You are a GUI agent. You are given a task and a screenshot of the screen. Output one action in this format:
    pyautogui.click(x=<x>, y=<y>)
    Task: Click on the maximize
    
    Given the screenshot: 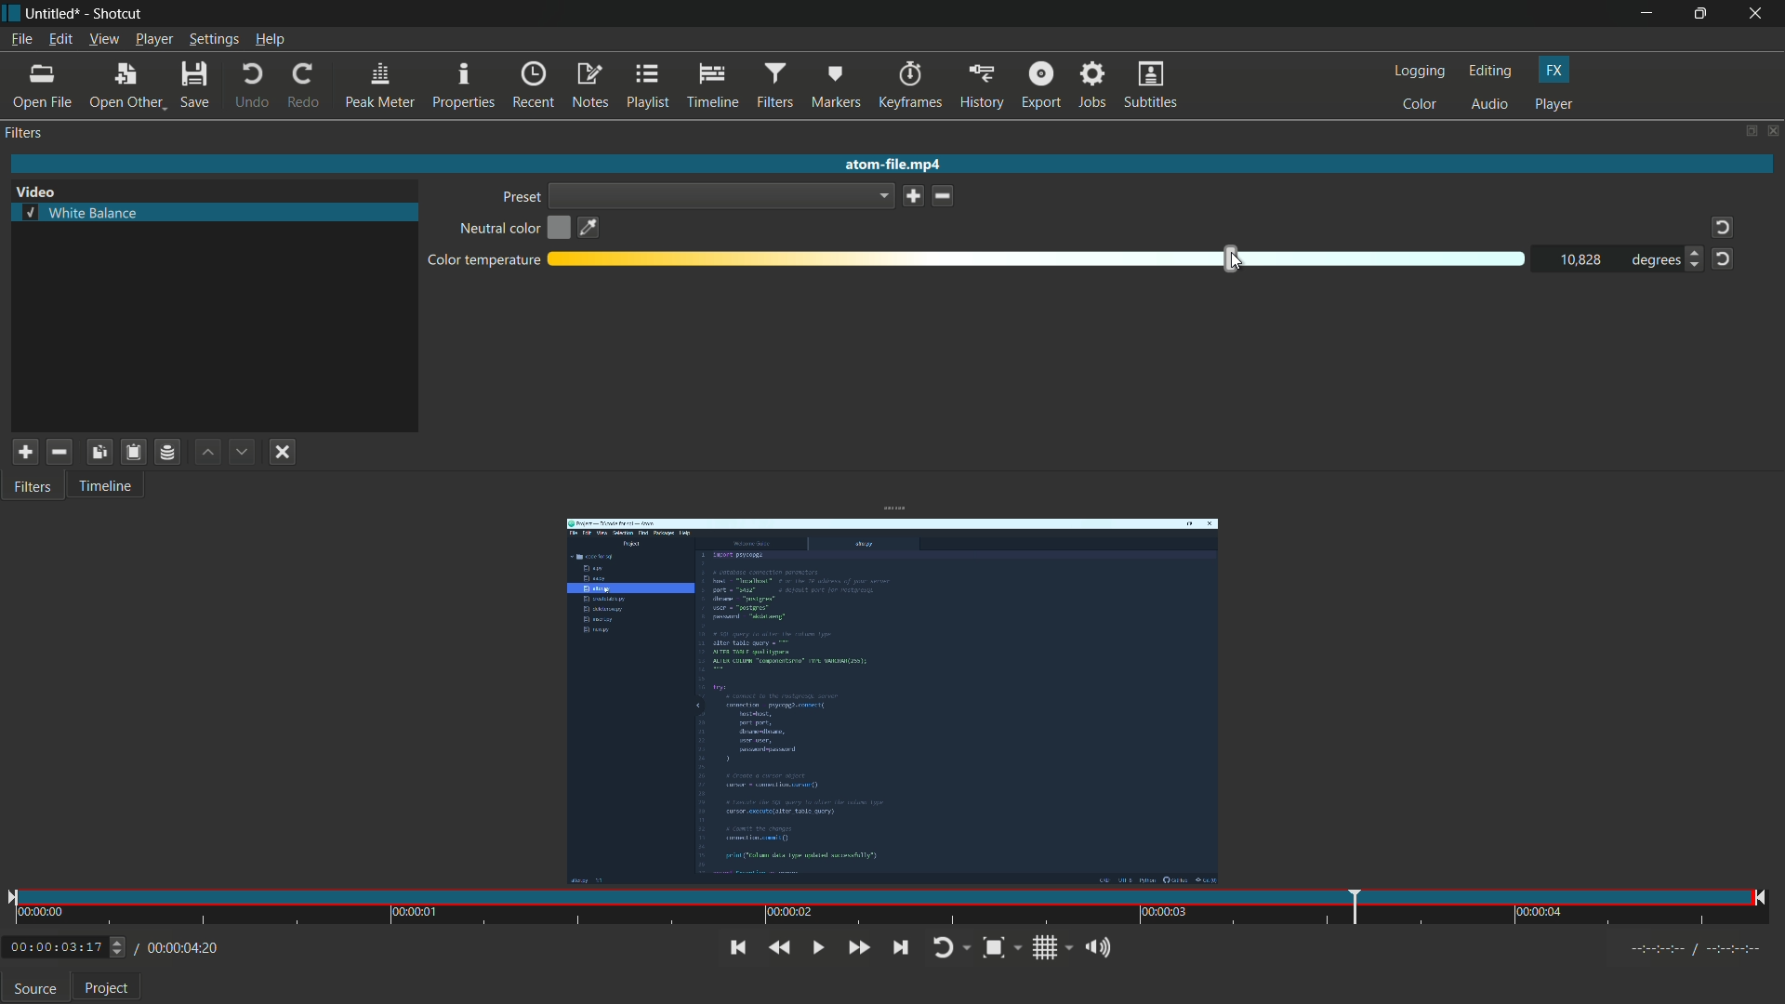 What is the action you would take?
    pyautogui.click(x=1703, y=14)
    